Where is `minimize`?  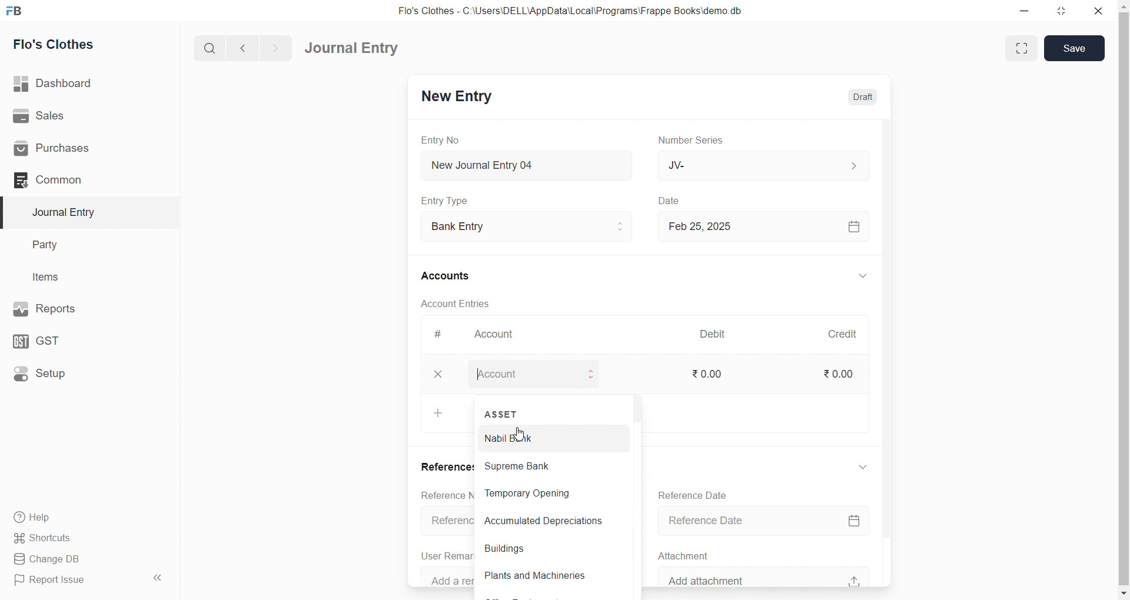
minimize is located at coordinates (1021, 10).